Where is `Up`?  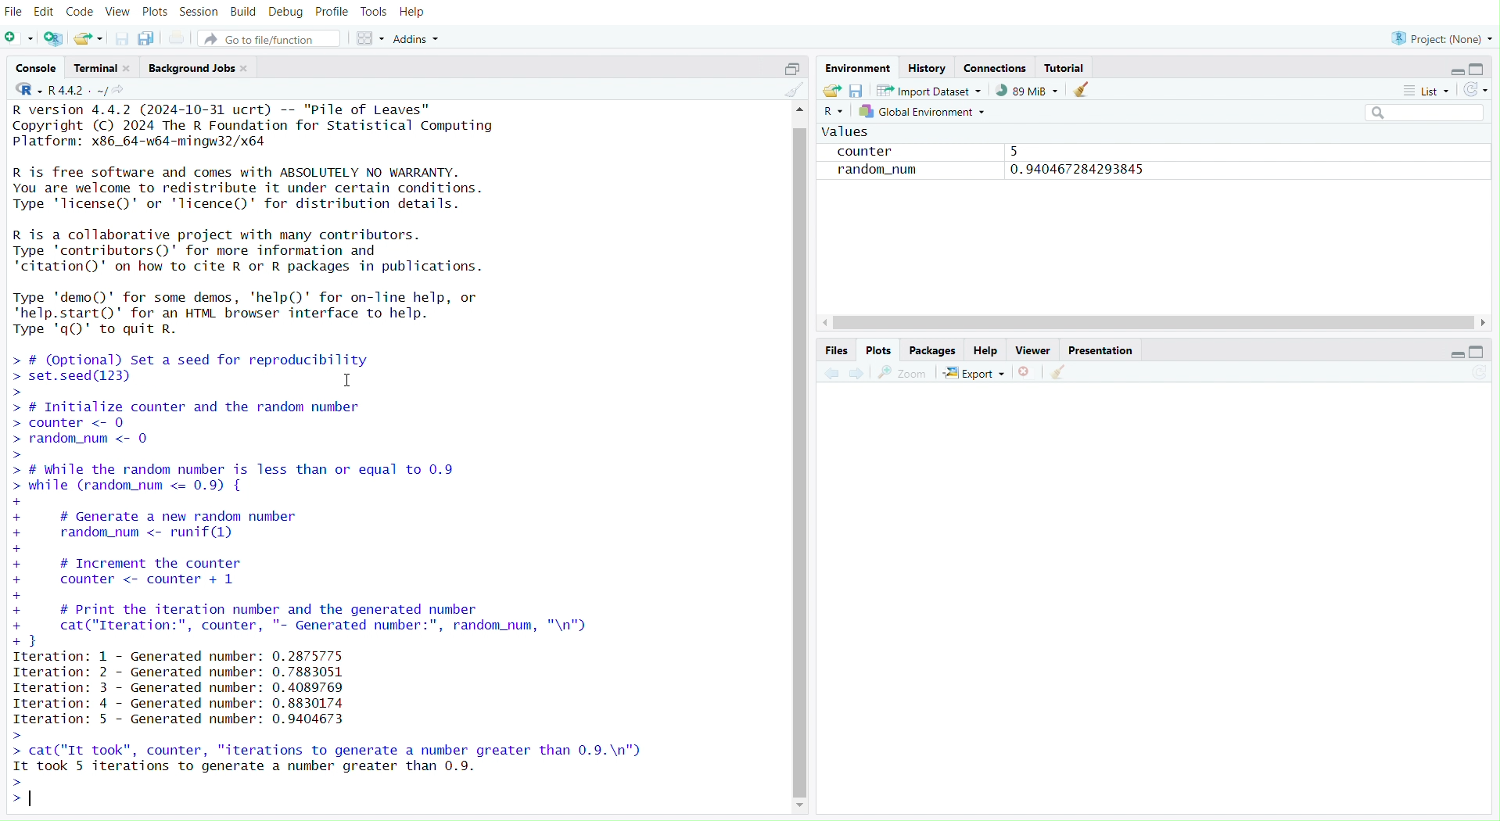
Up is located at coordinates (805, 113).